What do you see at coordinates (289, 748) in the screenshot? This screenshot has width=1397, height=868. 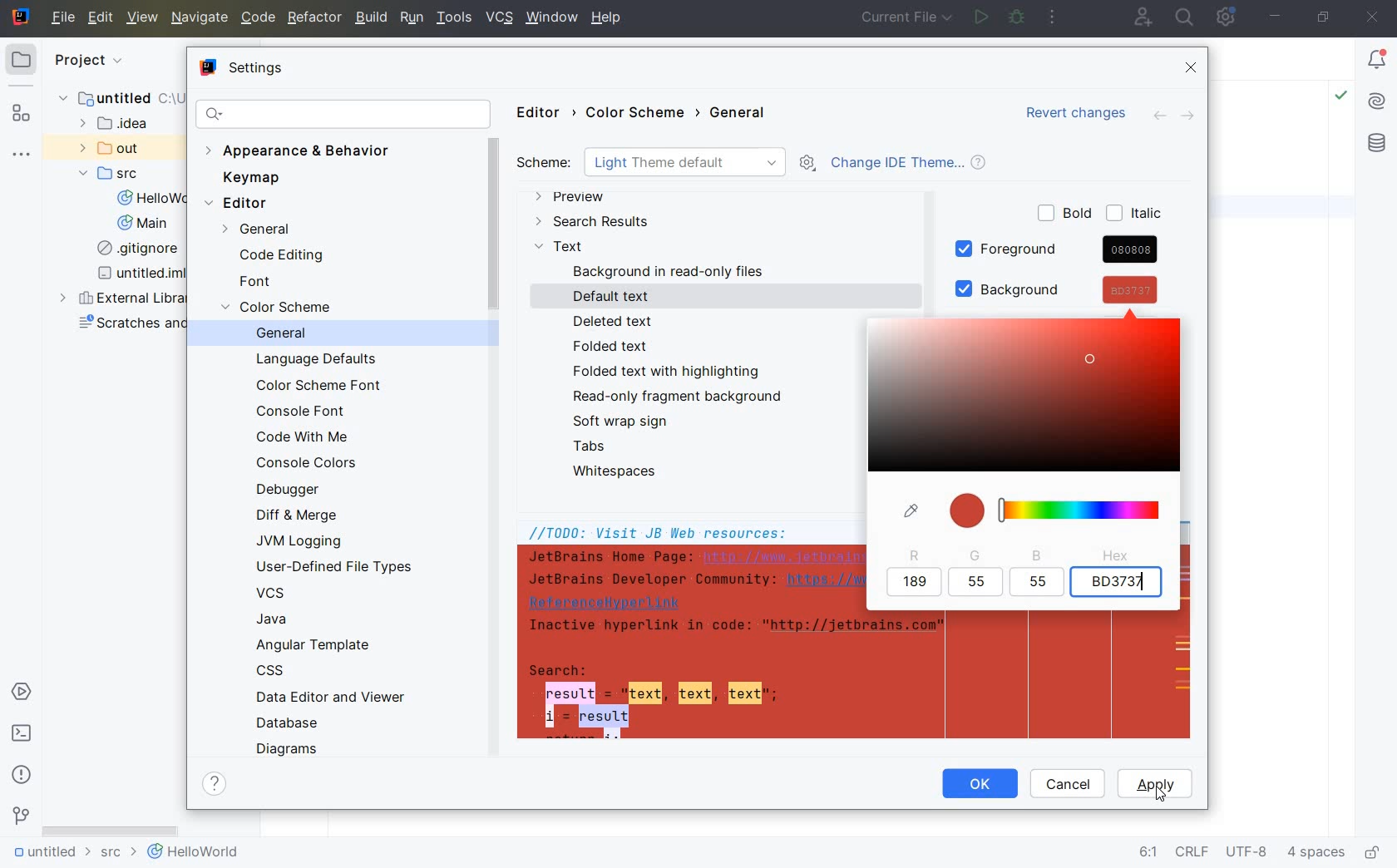 I see `DIAGRAMS` at bounding box center [289, 748].